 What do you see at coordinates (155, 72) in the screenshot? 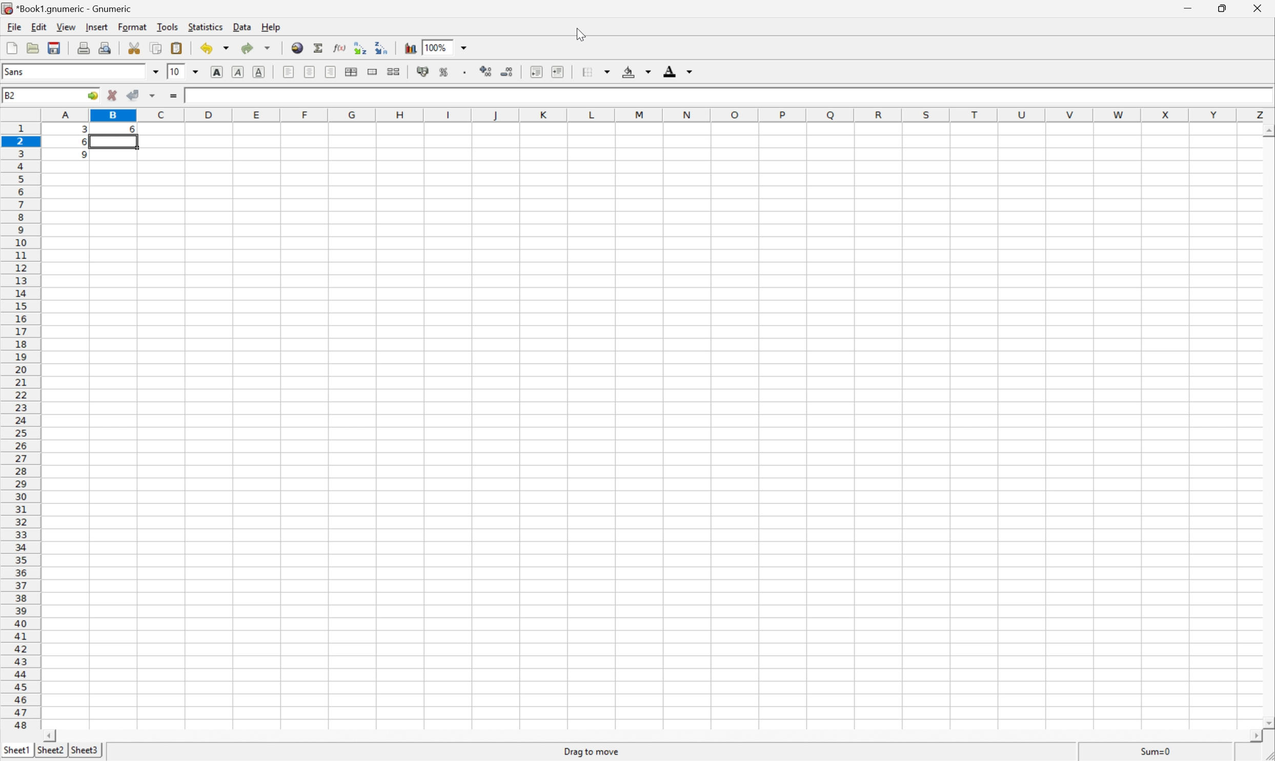
I see `Drop Down` at bounding box center [155, 72].